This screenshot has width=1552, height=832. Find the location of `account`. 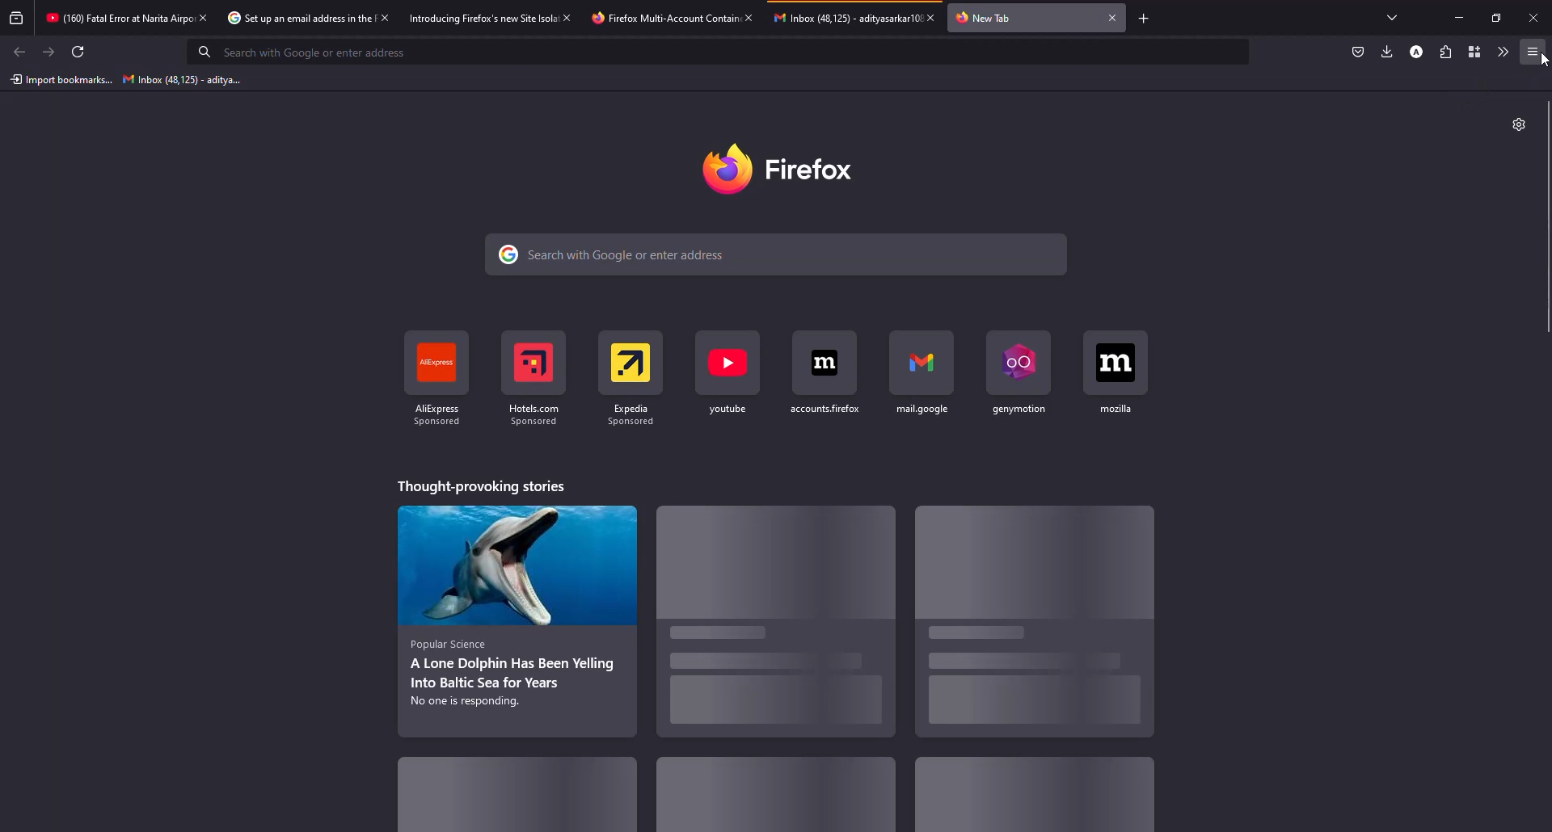

account is located at coordinates (1419, 51).